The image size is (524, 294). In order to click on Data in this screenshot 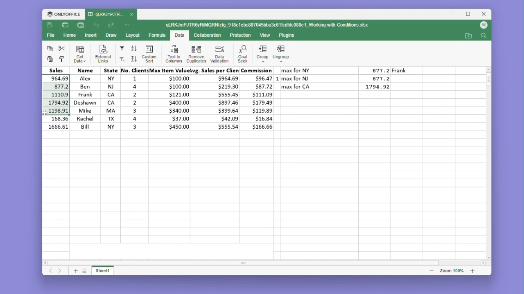, I will do `click(179, 36)`.